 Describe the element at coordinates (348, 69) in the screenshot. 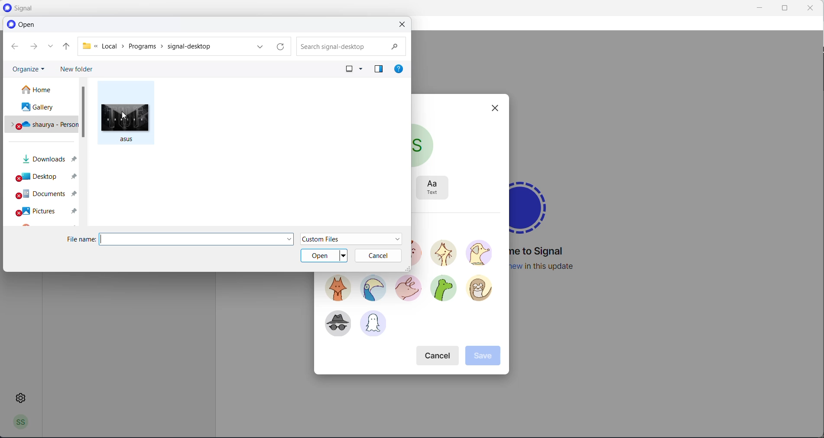

I see `change your view` at that location.